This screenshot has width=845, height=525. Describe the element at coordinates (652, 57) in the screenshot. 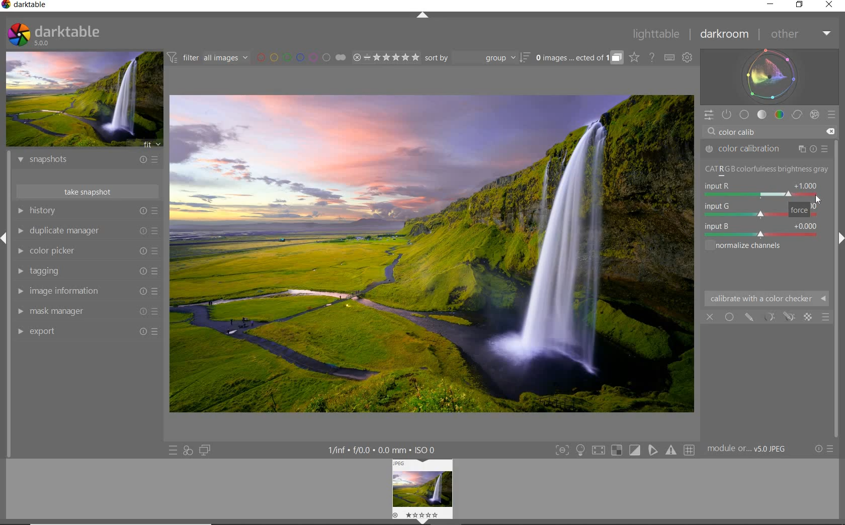

I see `HELP ONLINE` at that location.